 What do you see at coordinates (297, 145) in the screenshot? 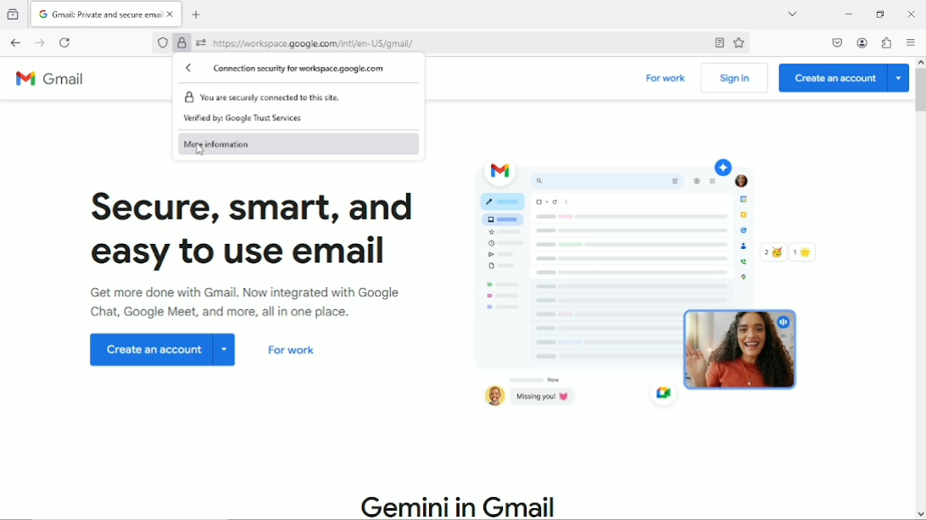
I see `More information` at bounding box center [297, 145].